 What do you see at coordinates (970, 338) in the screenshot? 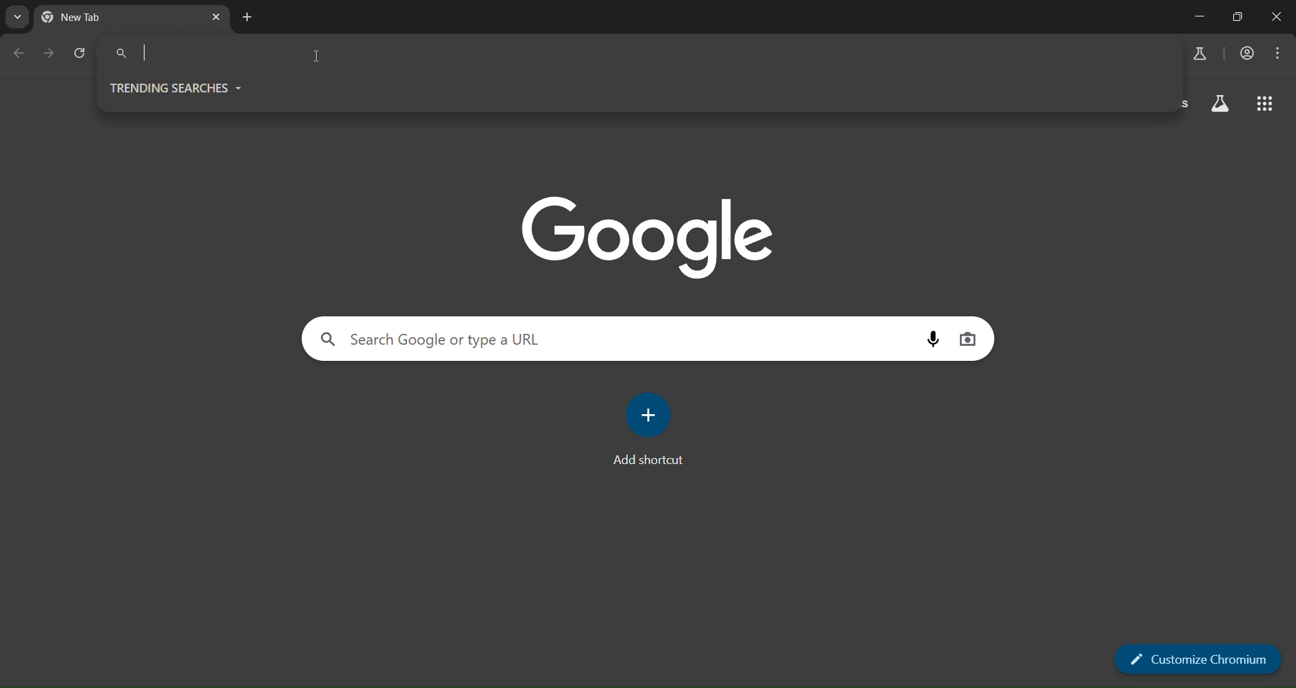
I see `image search` at bounding box center [970, 338].